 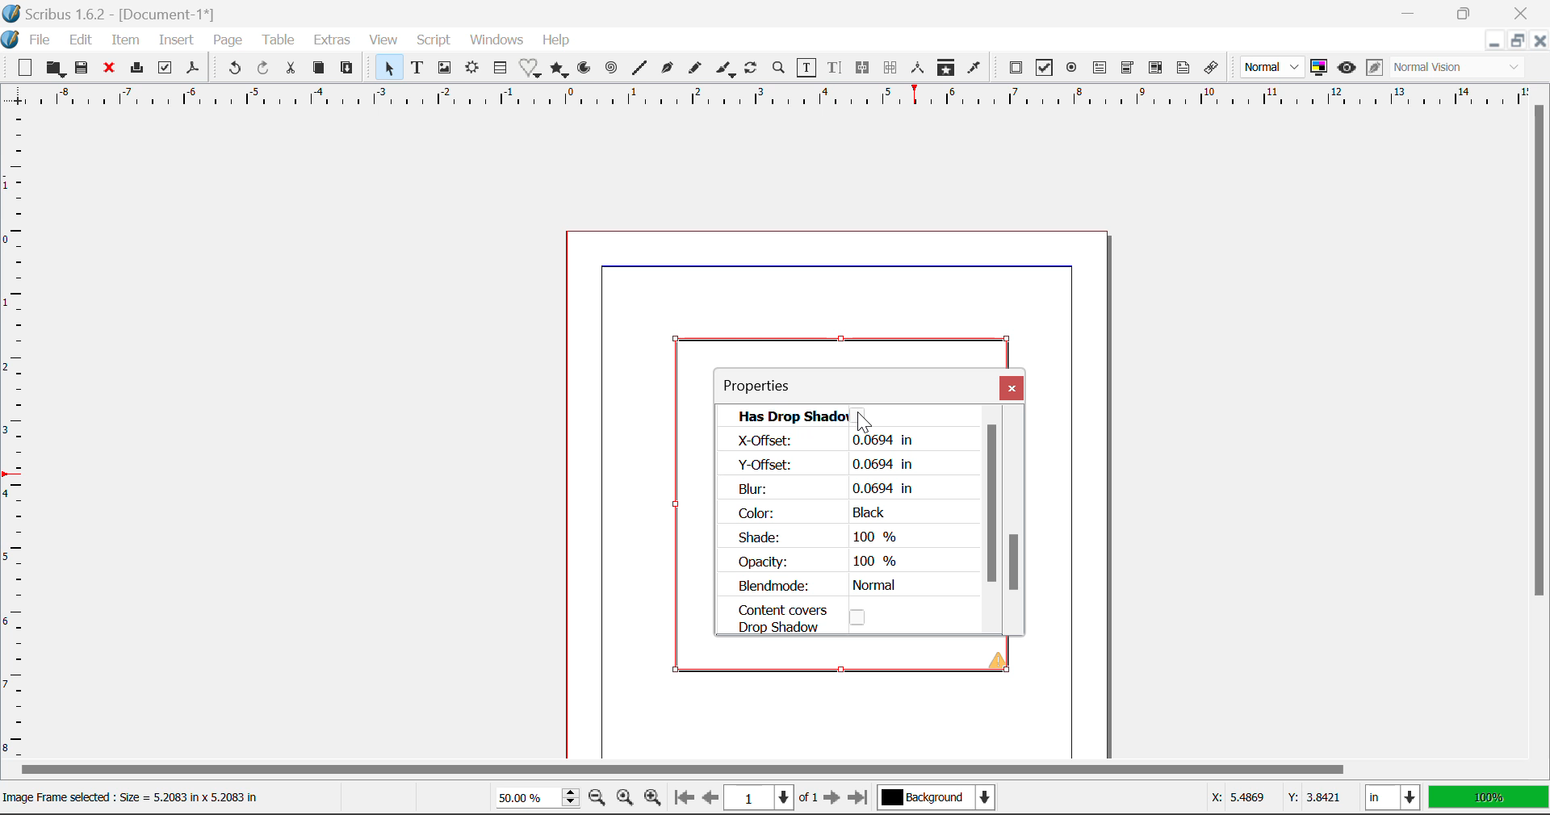 What do you see at coordinates (823, 562) in the screenshot?
I see `Opacity: 100 %` at bounding box center [823, 562].